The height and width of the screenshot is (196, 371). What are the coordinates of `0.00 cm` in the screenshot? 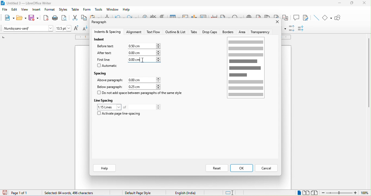 It's located at (141, 53).